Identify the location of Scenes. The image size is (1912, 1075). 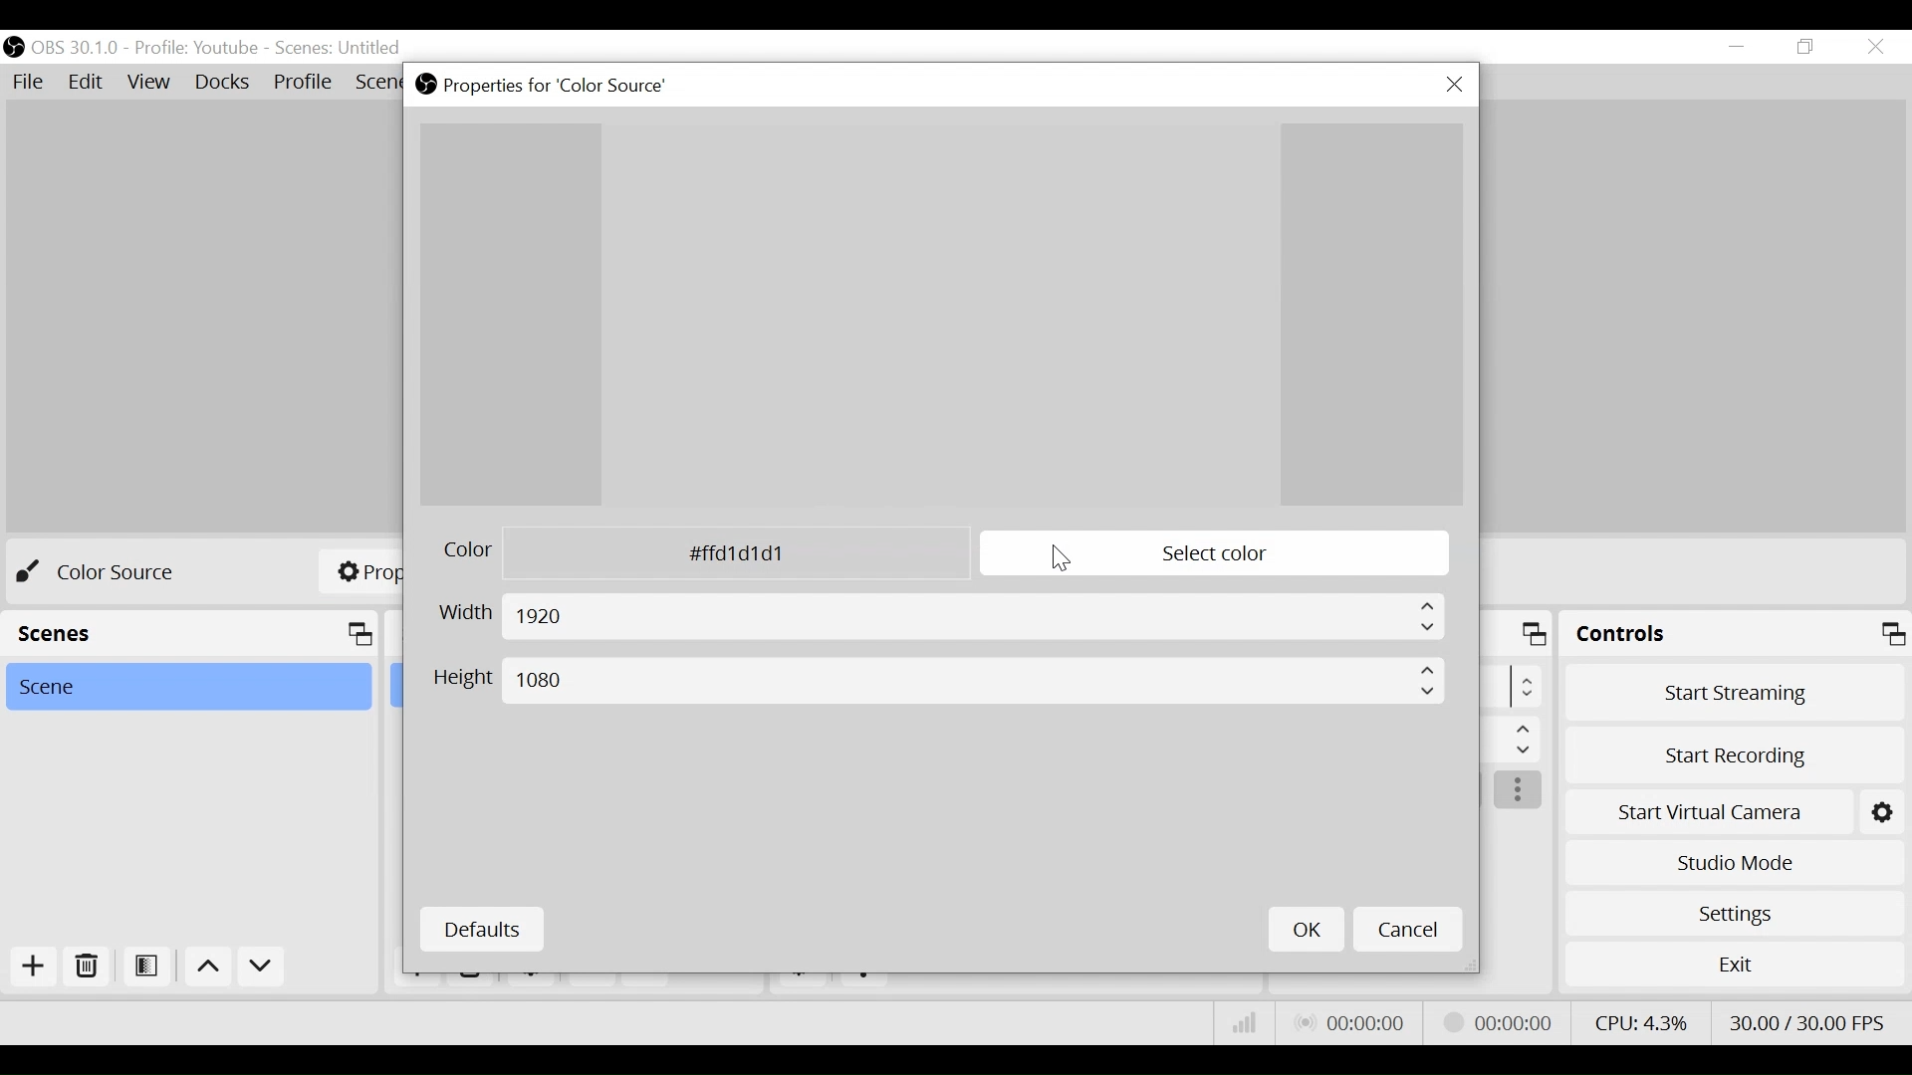
(189, 634).